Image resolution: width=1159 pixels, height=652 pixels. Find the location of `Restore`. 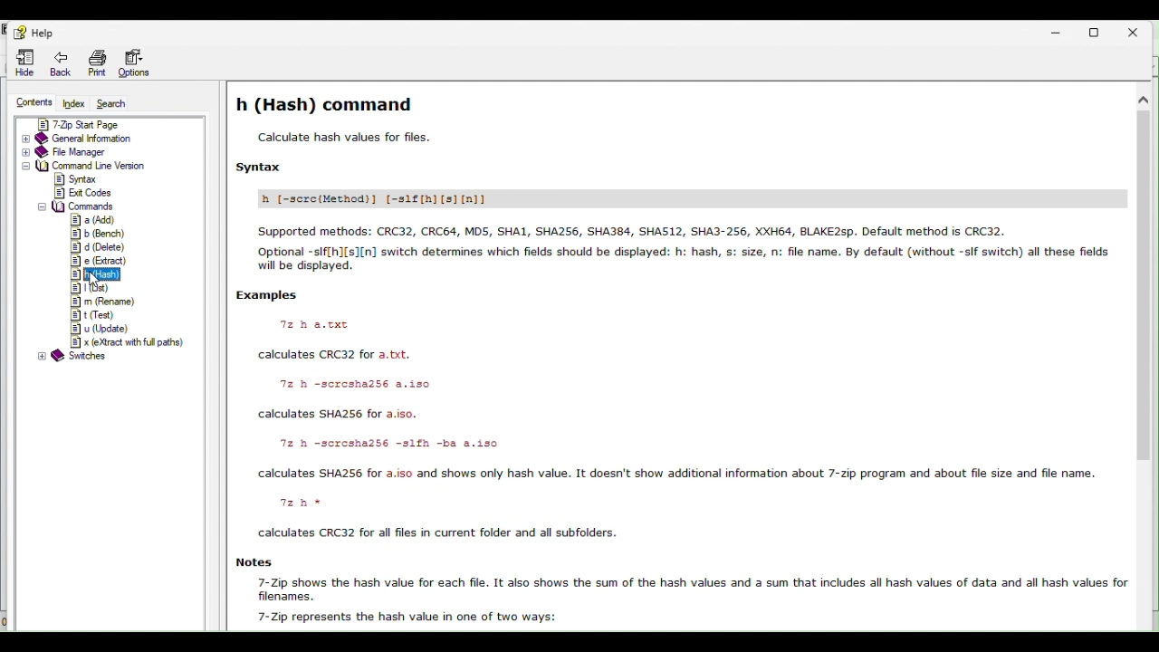

Restore is located at coordinates (1100, 32).